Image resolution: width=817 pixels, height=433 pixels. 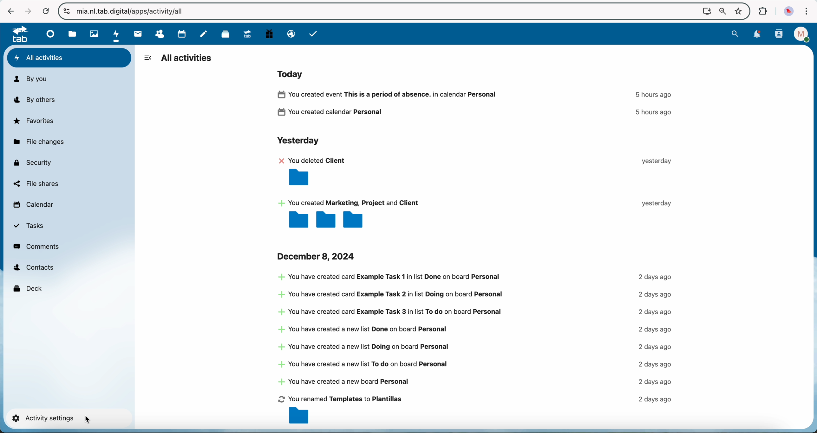 What do you see at coordinates (478, 192) in the screenshot?
I see `activity` at bounding box center [478, 192].